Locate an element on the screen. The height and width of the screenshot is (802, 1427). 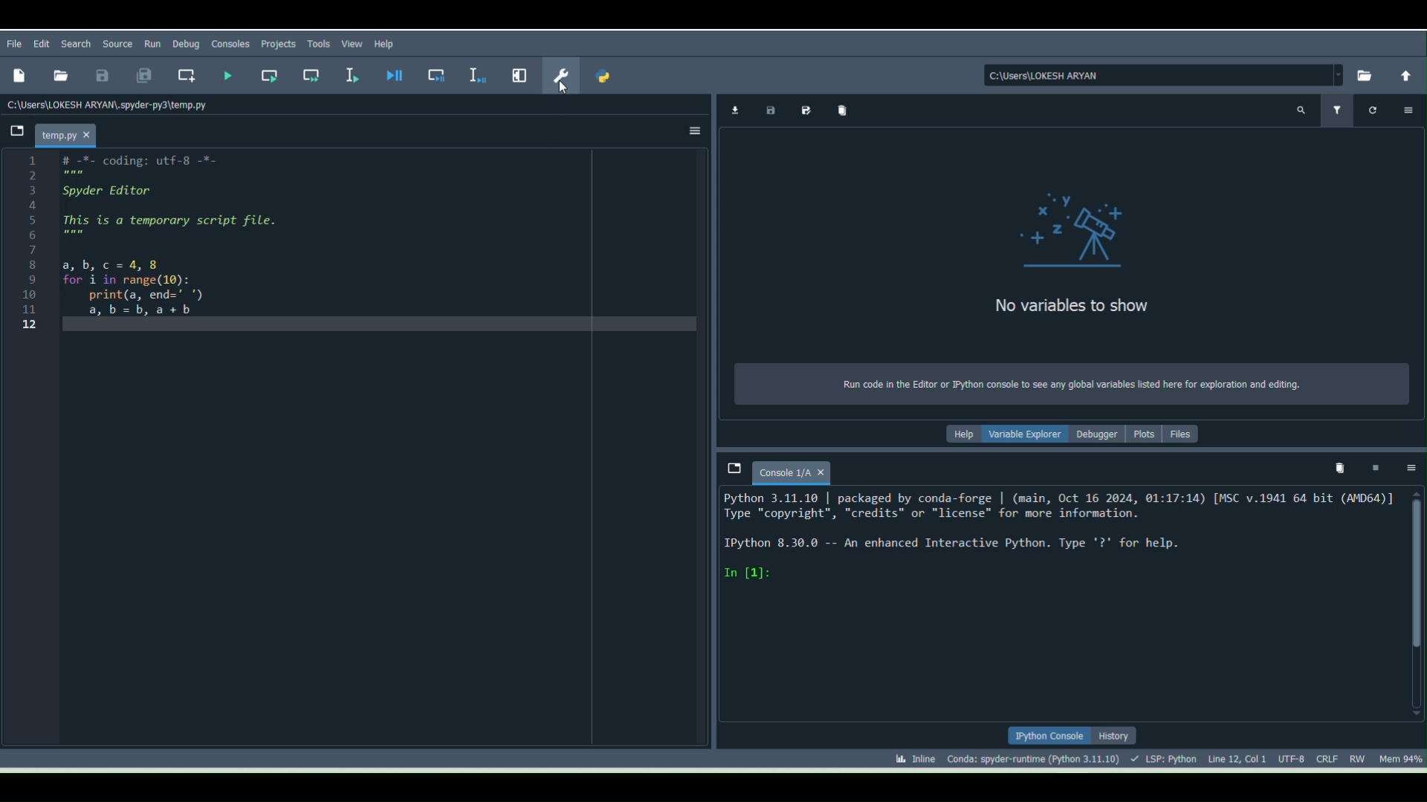
Consoles is located at coordinates (228, 46).